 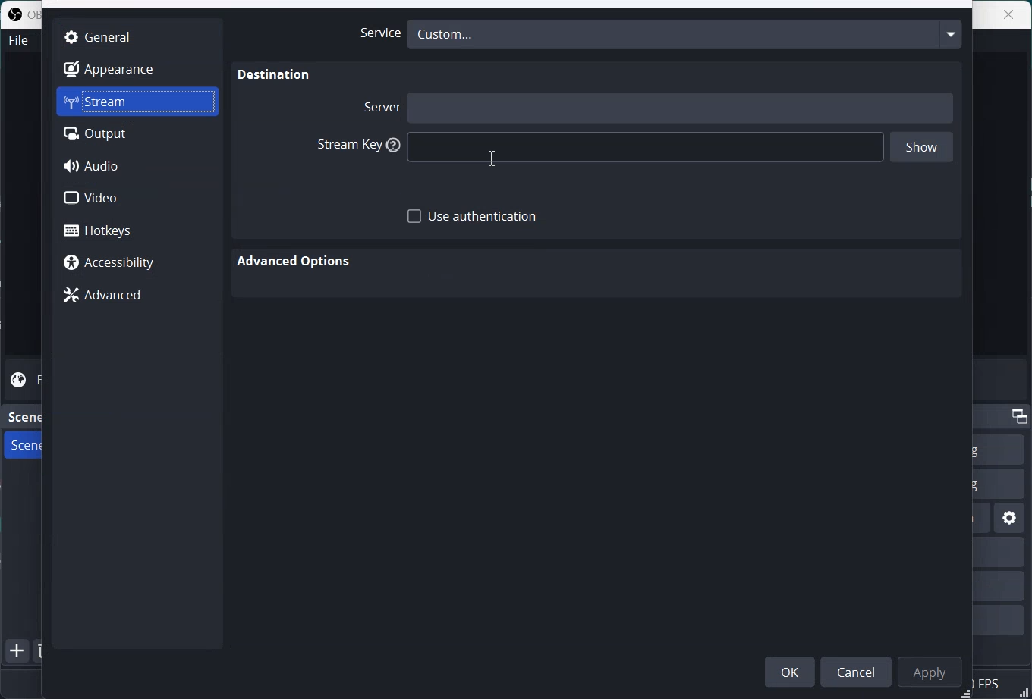 I want to click on General, so click(x=137, y=36).